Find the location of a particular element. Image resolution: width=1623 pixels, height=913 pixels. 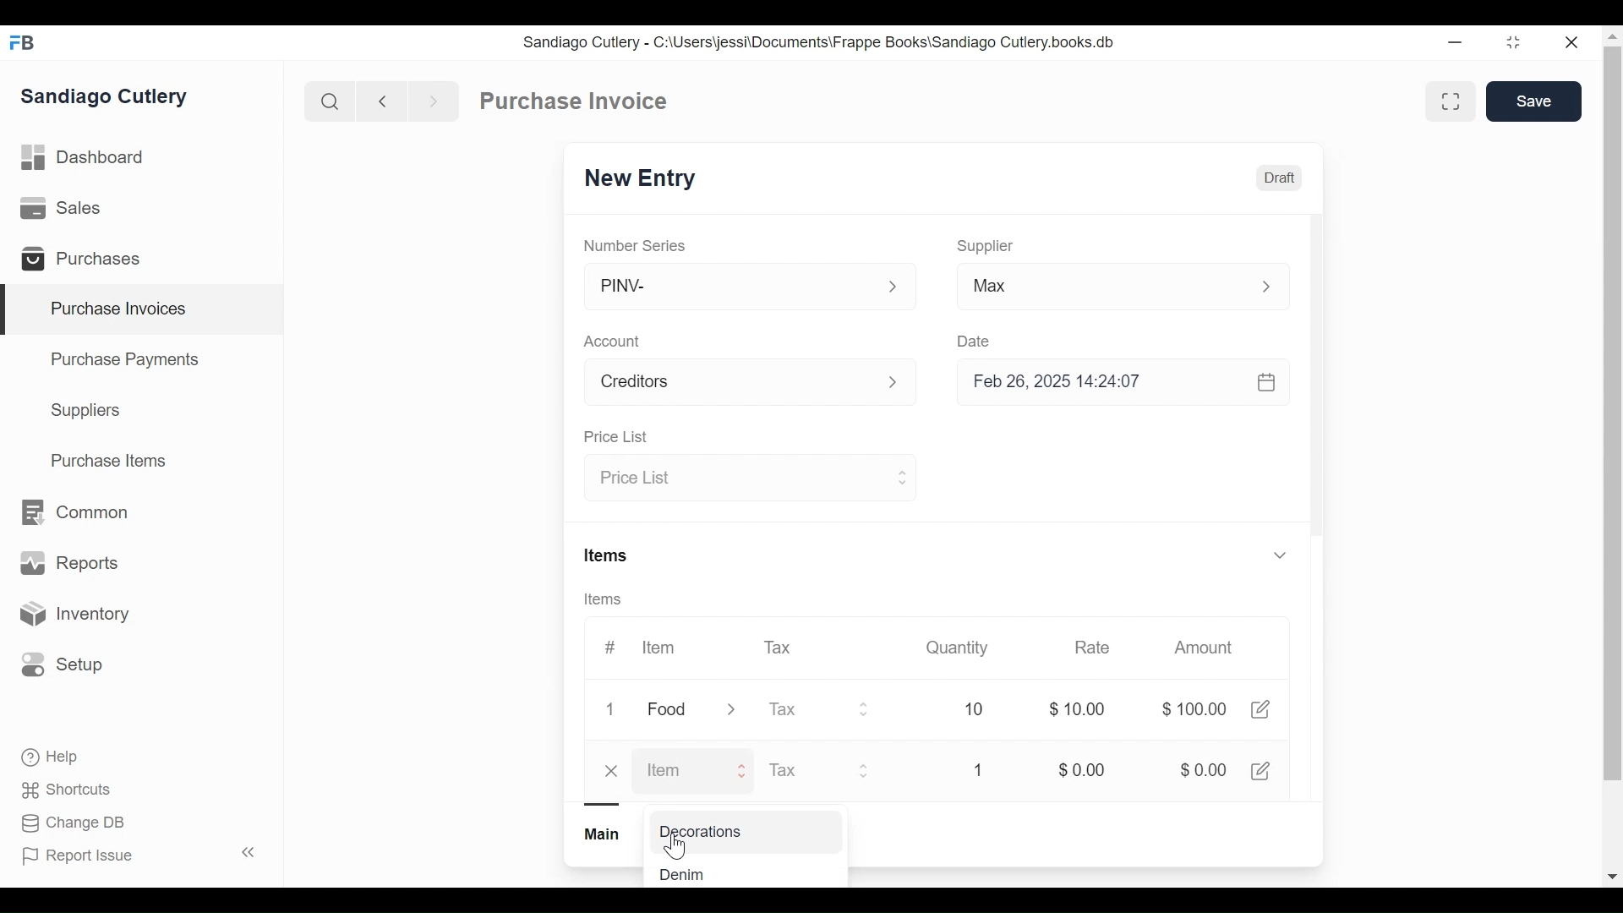

Navigate forward is located at coordinates (433, 100).